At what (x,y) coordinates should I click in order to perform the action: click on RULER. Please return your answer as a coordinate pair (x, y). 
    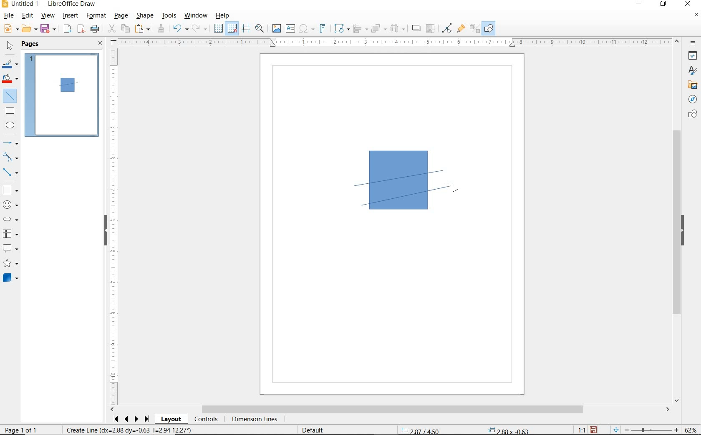
    Looking at the image, I should click on (114, 227).